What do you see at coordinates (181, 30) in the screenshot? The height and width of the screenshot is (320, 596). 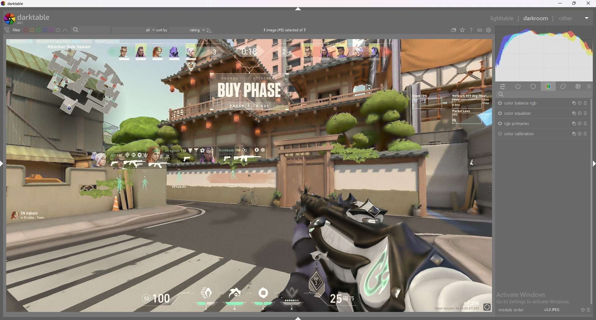 I see `sort by` at bounding box center [181, 30].